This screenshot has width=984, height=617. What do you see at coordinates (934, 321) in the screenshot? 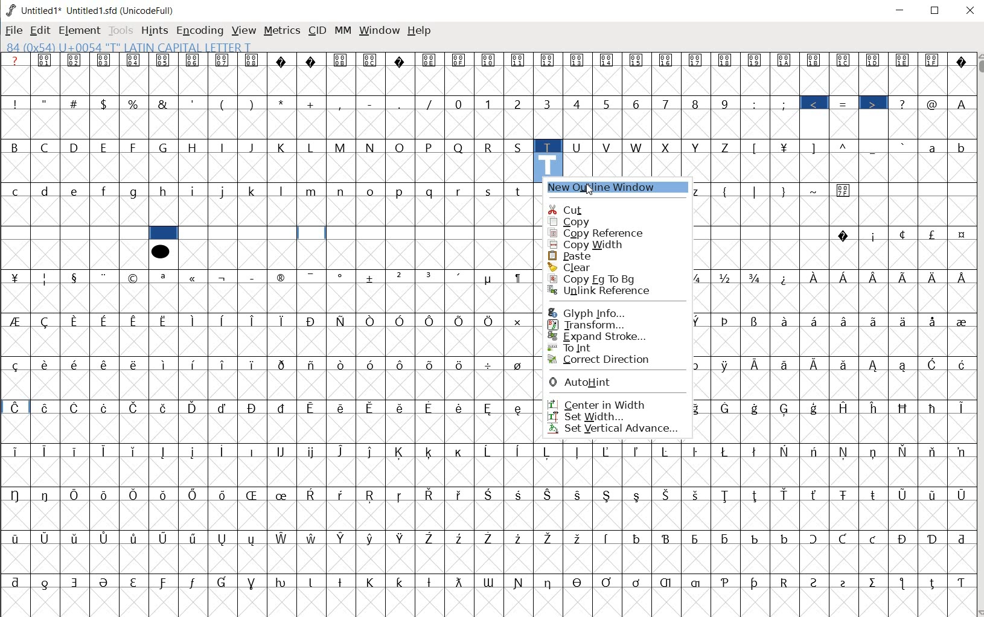
I see `Symbol` at bounding box center [934, 321].